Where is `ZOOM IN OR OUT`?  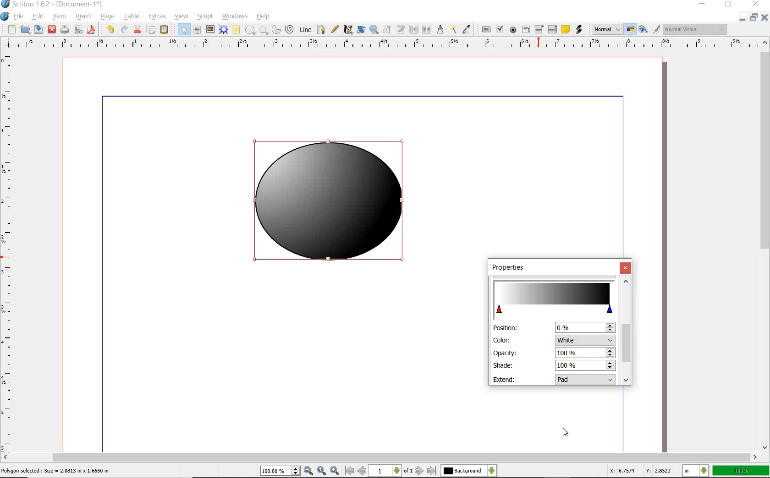 ZOOM IN OR OUT is located at coordinates (374, 30).